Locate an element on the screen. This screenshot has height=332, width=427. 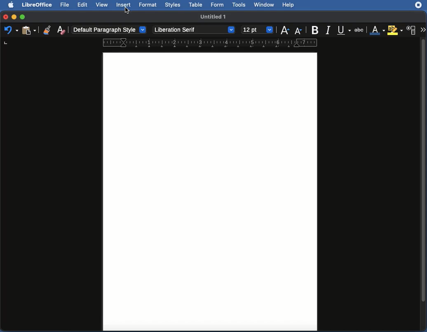
Tools is located at coordinates (239, 5).